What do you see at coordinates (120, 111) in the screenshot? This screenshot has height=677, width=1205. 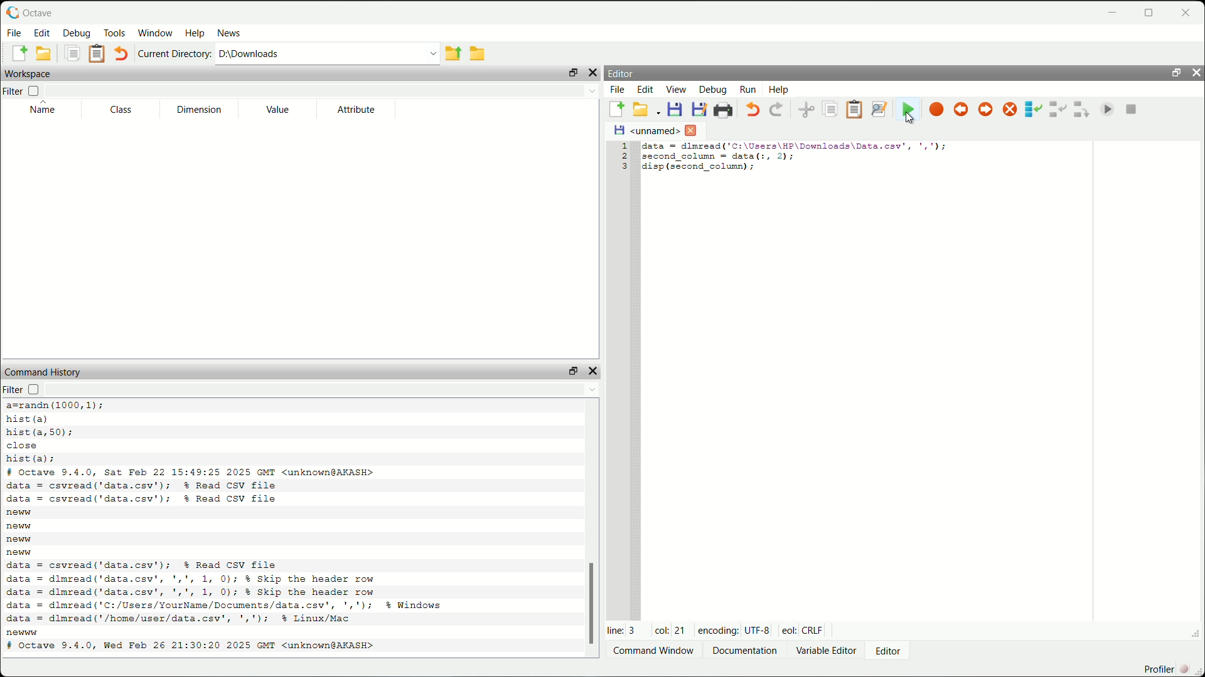 I see `class` at bounding box center [120, 111].